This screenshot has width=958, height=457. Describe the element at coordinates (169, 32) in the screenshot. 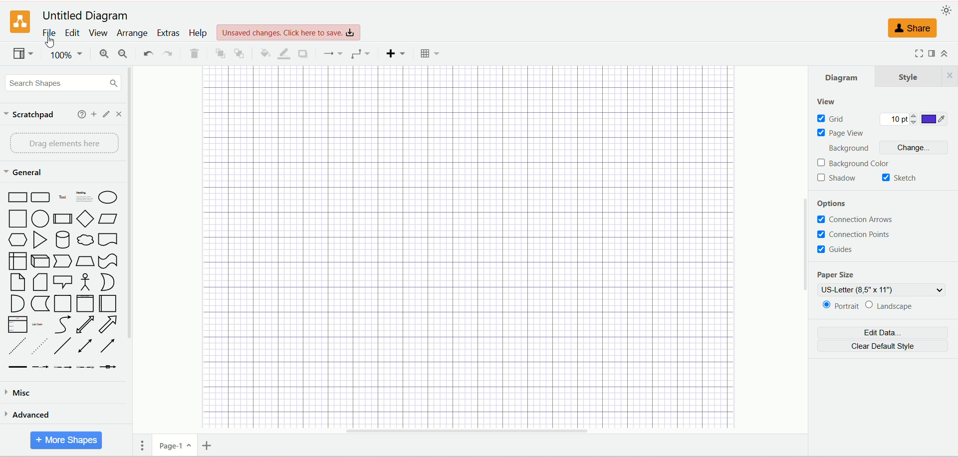

I see `extras` at that location.